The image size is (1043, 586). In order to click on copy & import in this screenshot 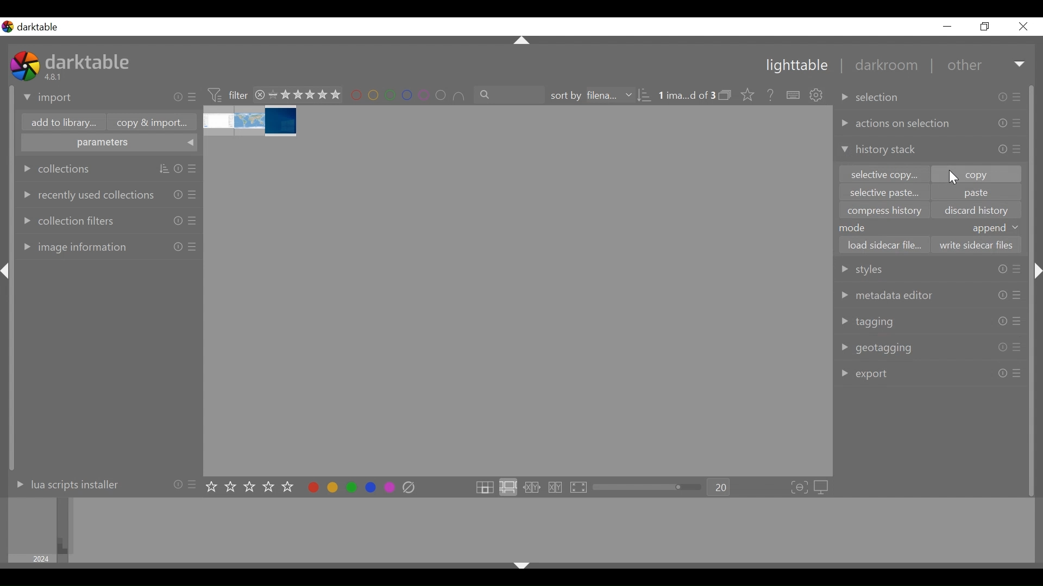, I will do `click(149, 123)`.